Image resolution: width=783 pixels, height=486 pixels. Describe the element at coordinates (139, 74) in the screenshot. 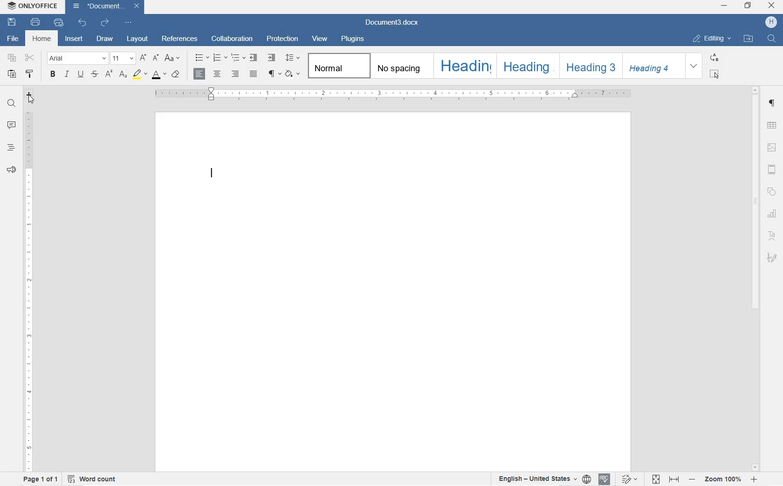

I see `HIGHLIGHTING COLOR` at that location.